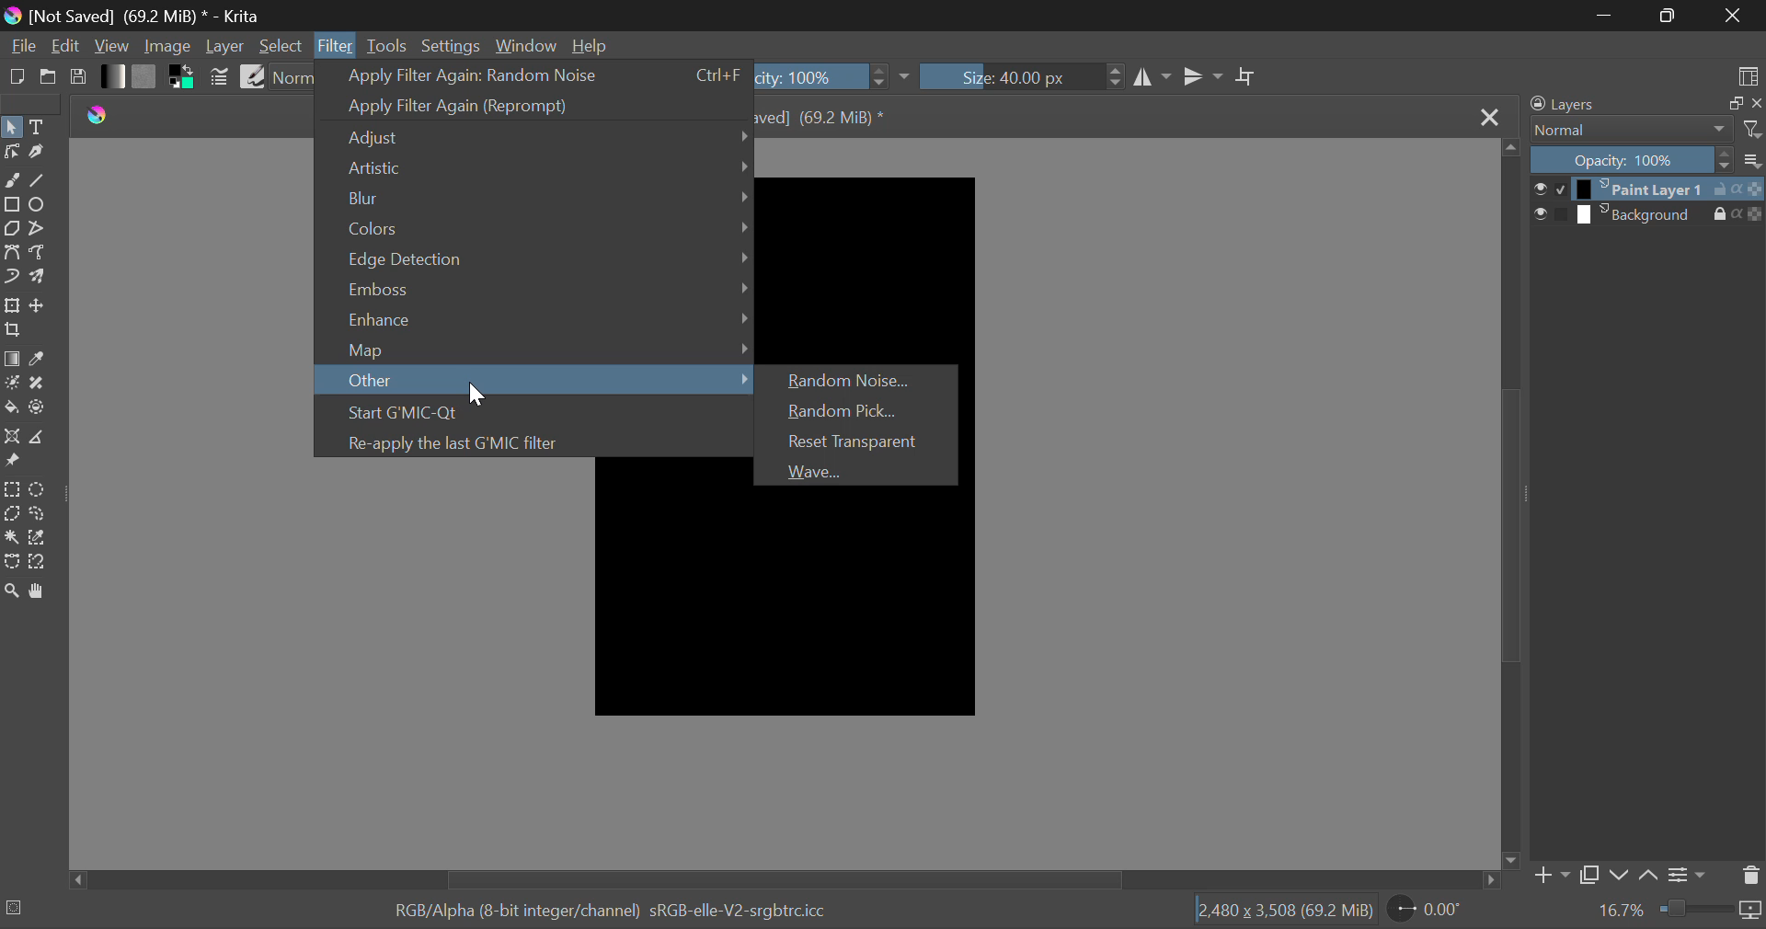 The height and width of the screenshot is (929, 1766). I want to click on Crop, so click(11, 330).